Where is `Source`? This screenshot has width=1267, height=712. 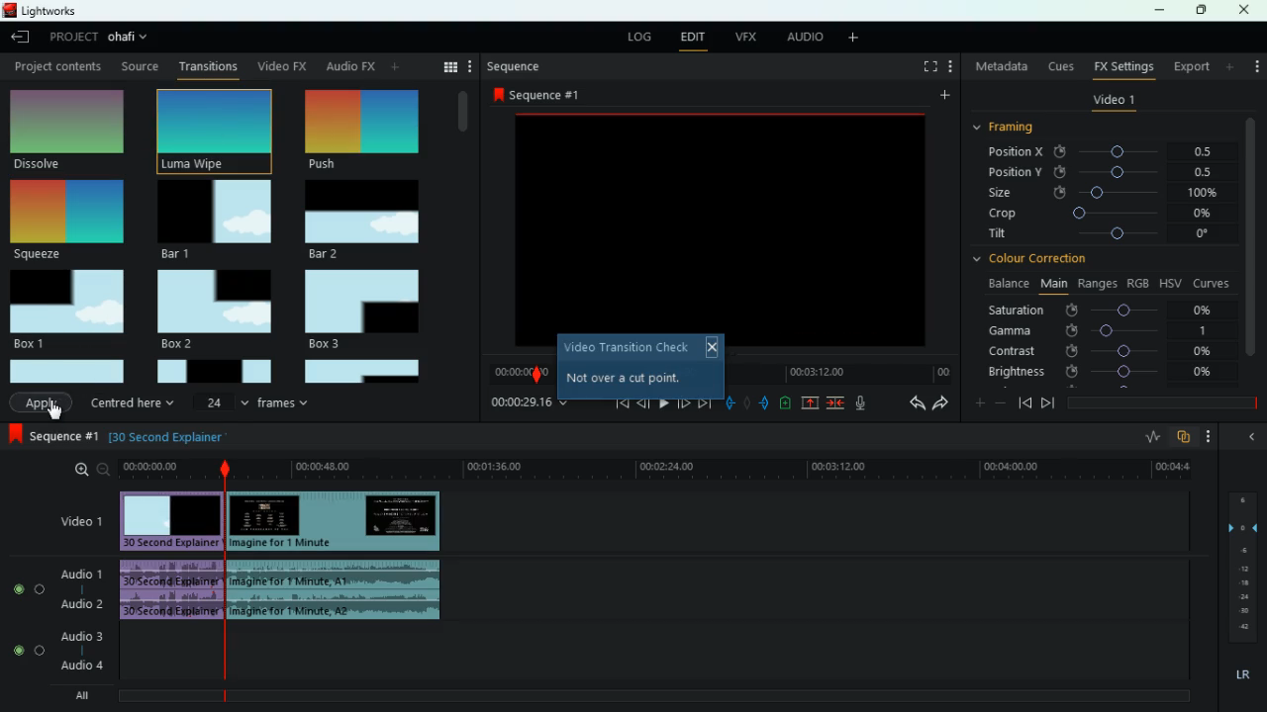 Source is located at coordinates (141, 66).